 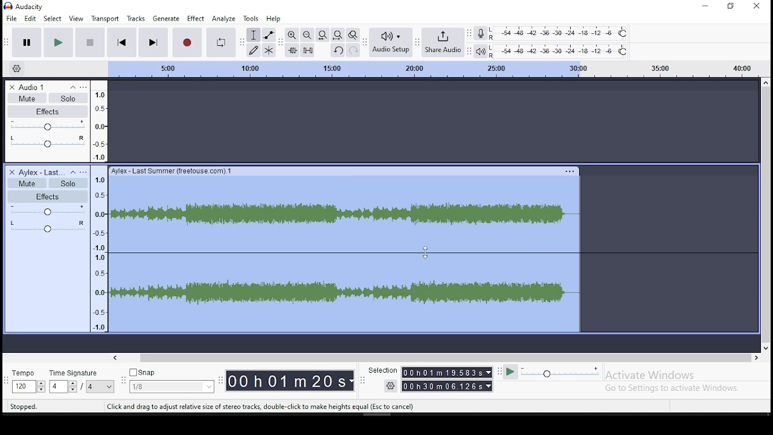 What do you see at coordinates (10, 172) in the screenshot?
I see `delete track` at bounding box center [10, 172].